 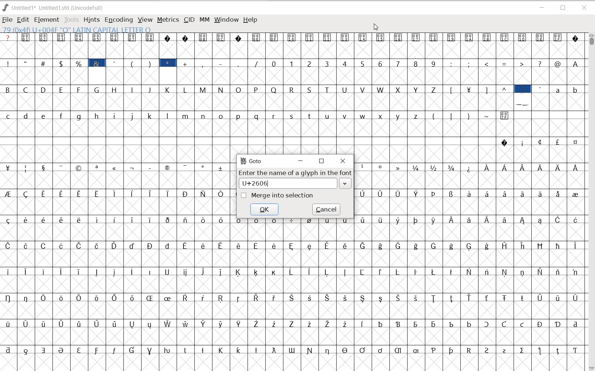 What do you see at coordinates (295, 173) in the screenshot?
I see `Enter the name of a glyph in the font` at bounding box center [295, 173].